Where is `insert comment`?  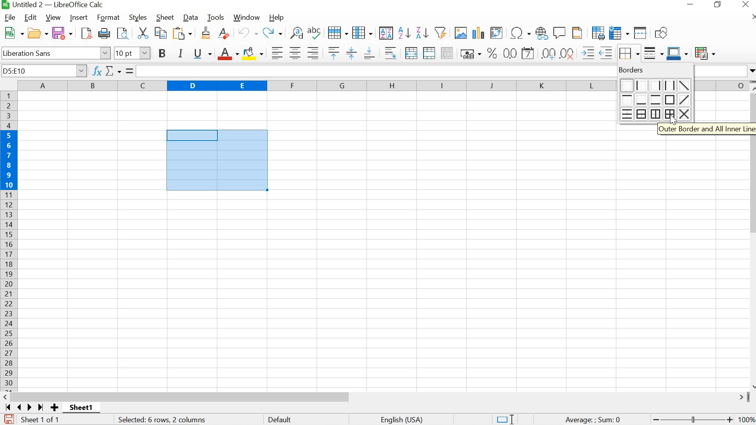 insert comment is located at coordinates (560, 33).